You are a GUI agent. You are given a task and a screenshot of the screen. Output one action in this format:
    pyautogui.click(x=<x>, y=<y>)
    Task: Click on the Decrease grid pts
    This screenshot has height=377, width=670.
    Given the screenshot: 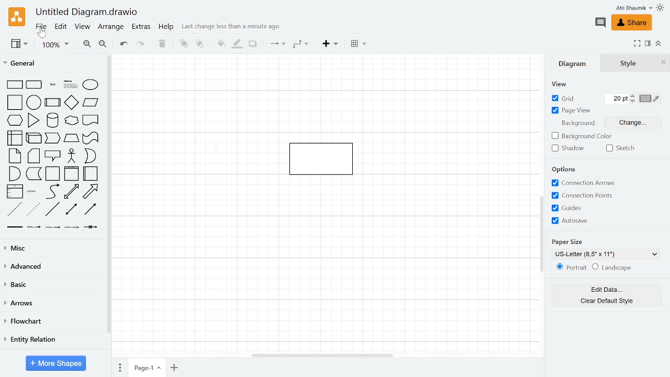 What is the action you would take?
    pyautogui.click(x=633, y=102)
    